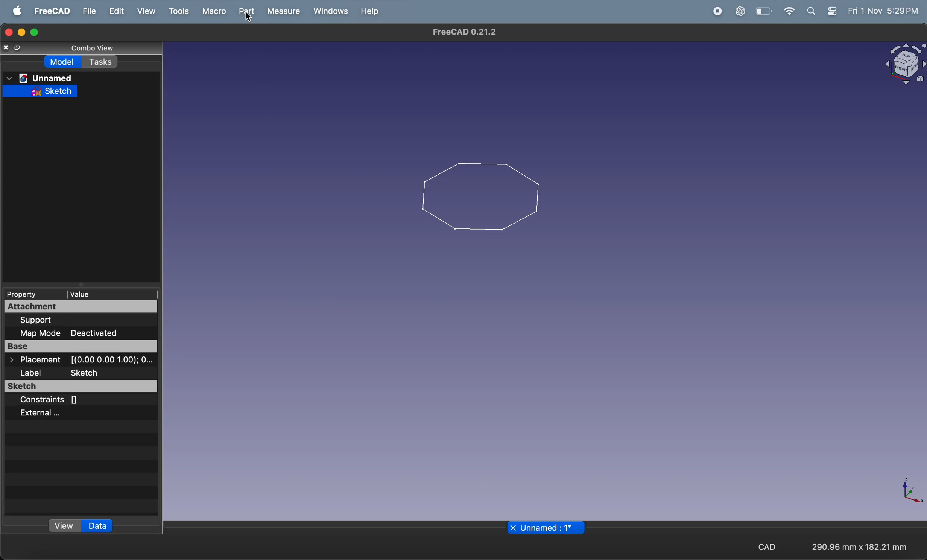 The width and height of the screenshot is (927, 560). What do you see at coordinates (58, 400) in the screenshot?
I see `constraints` at bounding box center [58, 400].